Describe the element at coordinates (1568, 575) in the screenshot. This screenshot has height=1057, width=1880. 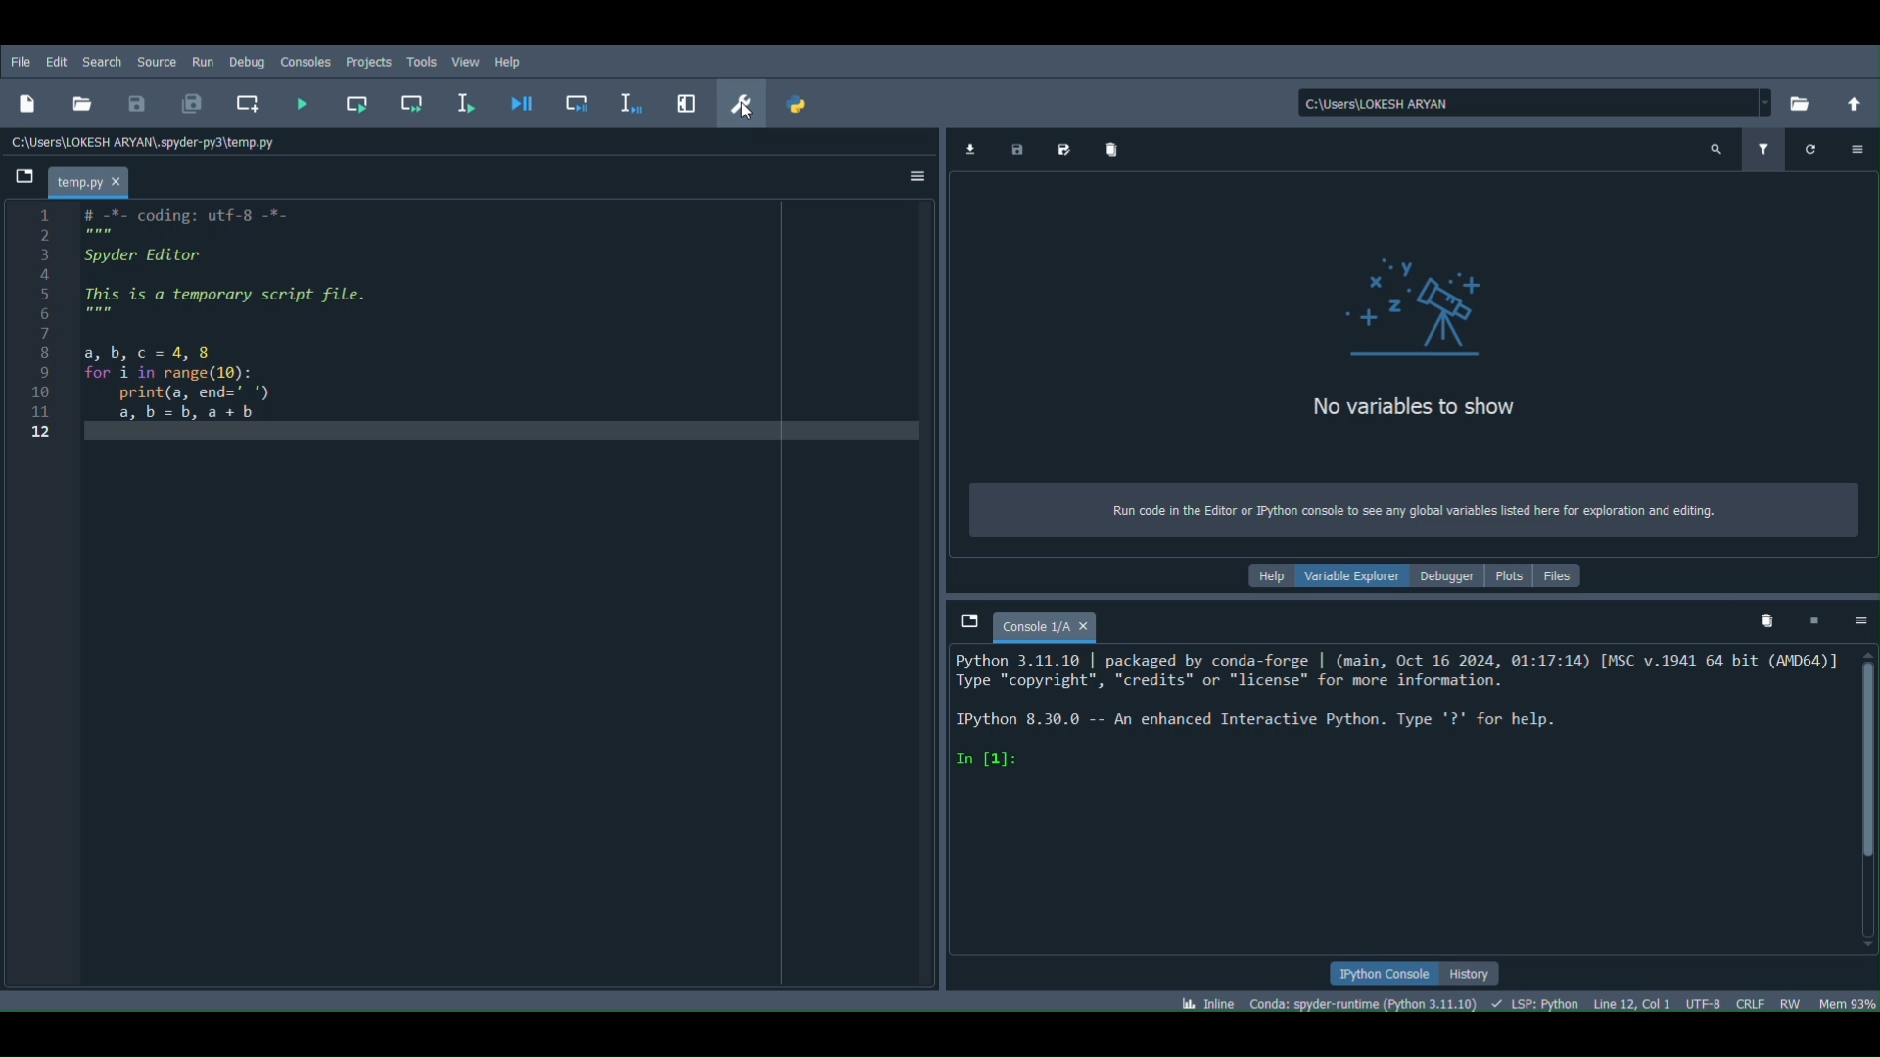
I see `Files` at that location.